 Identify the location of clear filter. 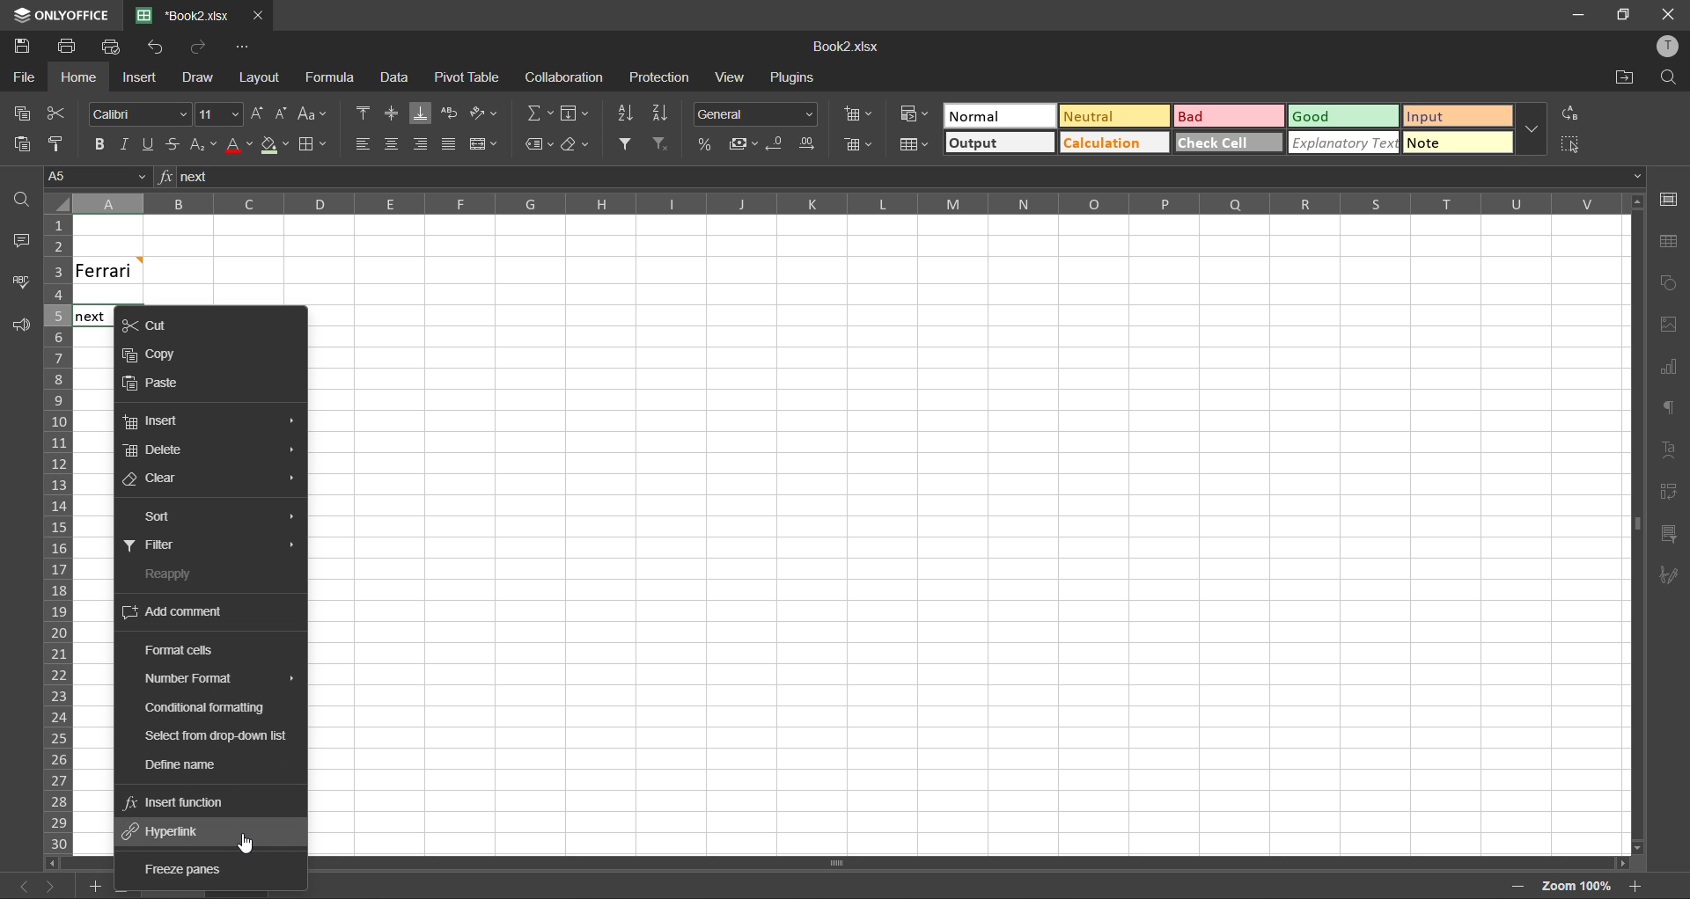
(660, 142).